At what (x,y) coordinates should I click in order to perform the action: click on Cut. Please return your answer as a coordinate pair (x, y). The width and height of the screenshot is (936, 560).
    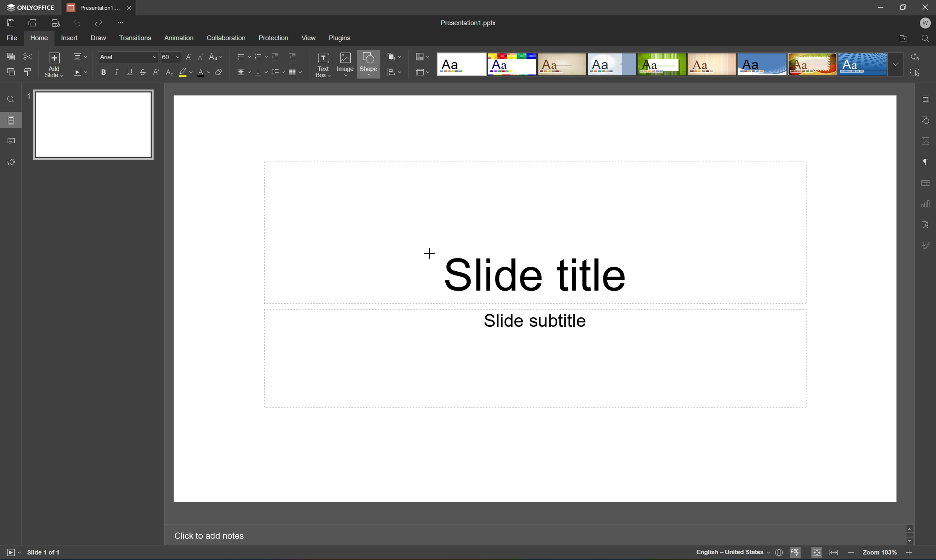
    Looking at the image, I should click on (27, 55).